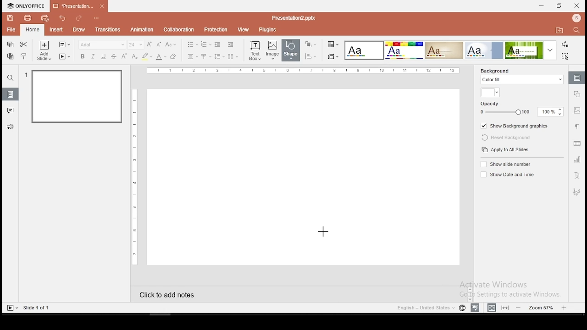 The image size is (587, 330). What do you see at coordinates (577, 93) in the screenshot?
I see `shape settings` at bounding box center [577, 93].